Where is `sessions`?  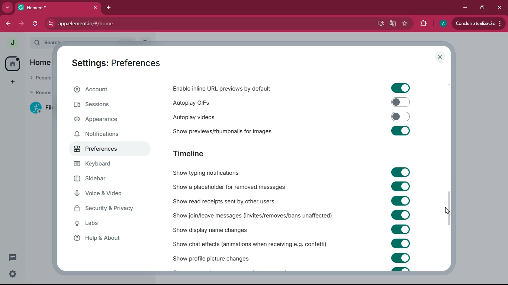 sessions is located at coordinates (102, 107).